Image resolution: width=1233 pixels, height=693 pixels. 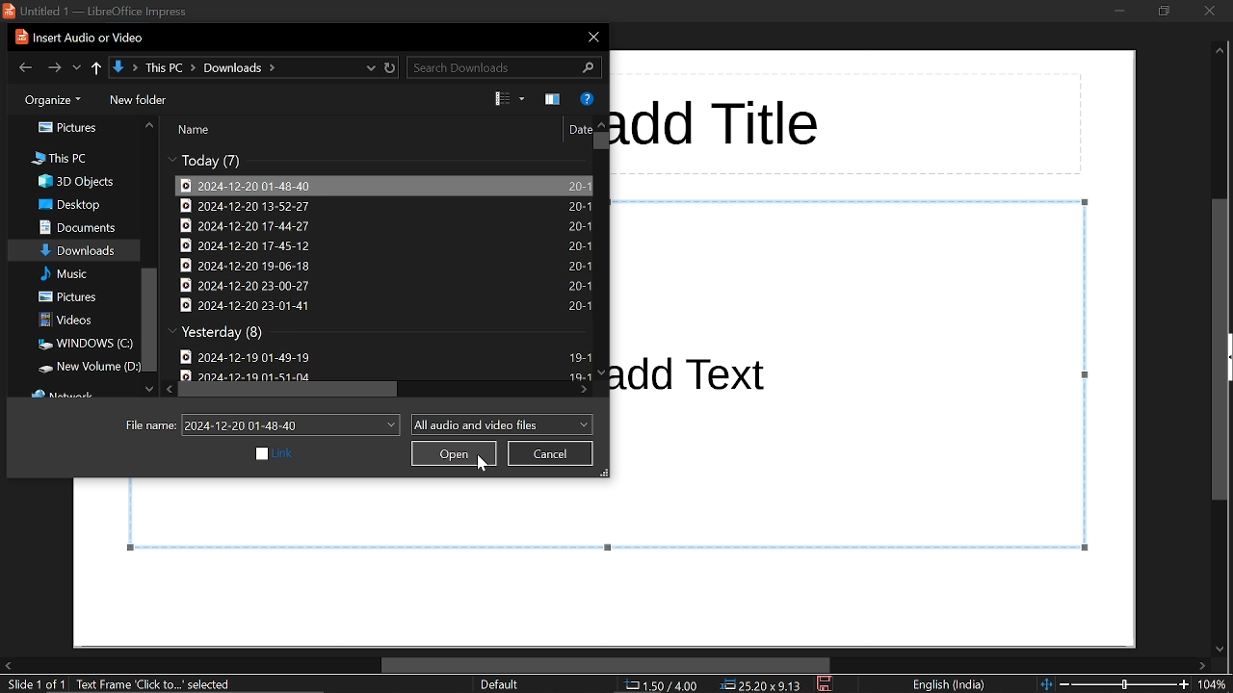 I want to click on files modified today, so click(x=211, y=161).